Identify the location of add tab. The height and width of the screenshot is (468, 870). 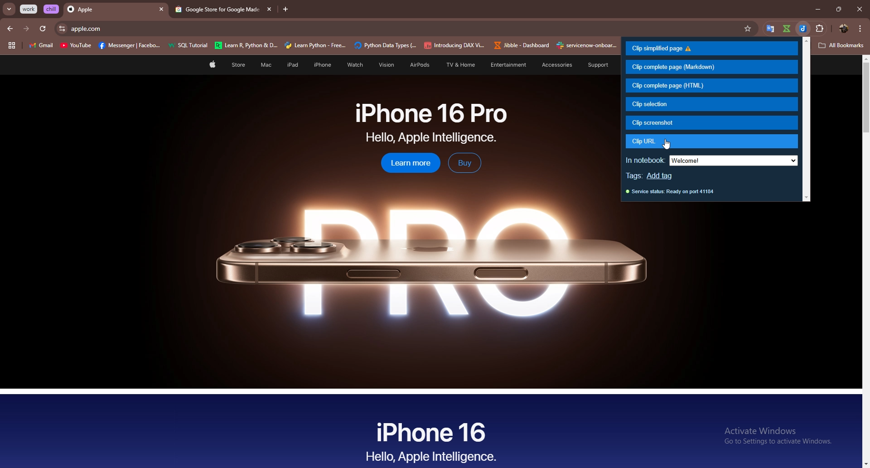
(286, 10).